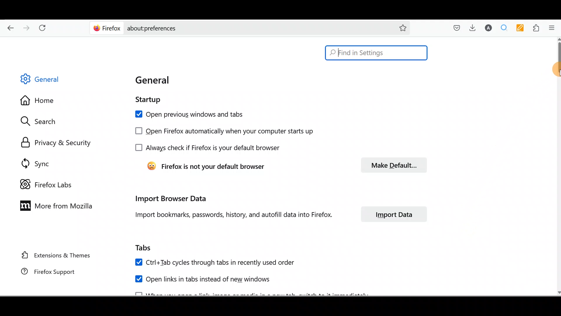  Describe the element at coordinates (232, 216) in the screenshot. I see `Import bookmarks, passwords, history and autofill data into Firefox.` at that location.